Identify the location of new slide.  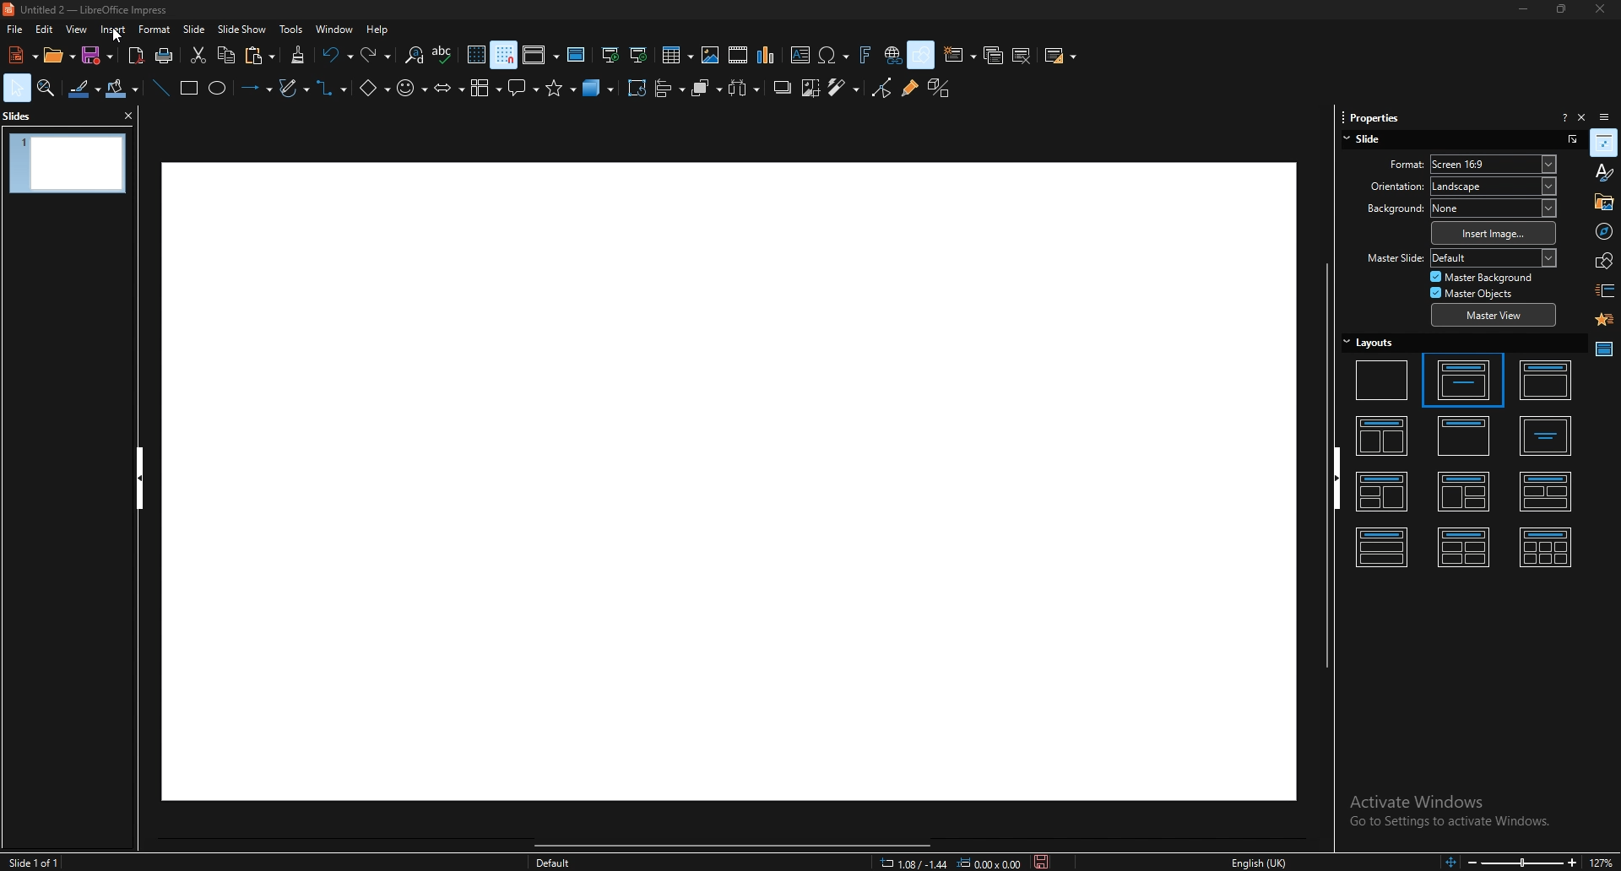
(961, 55).